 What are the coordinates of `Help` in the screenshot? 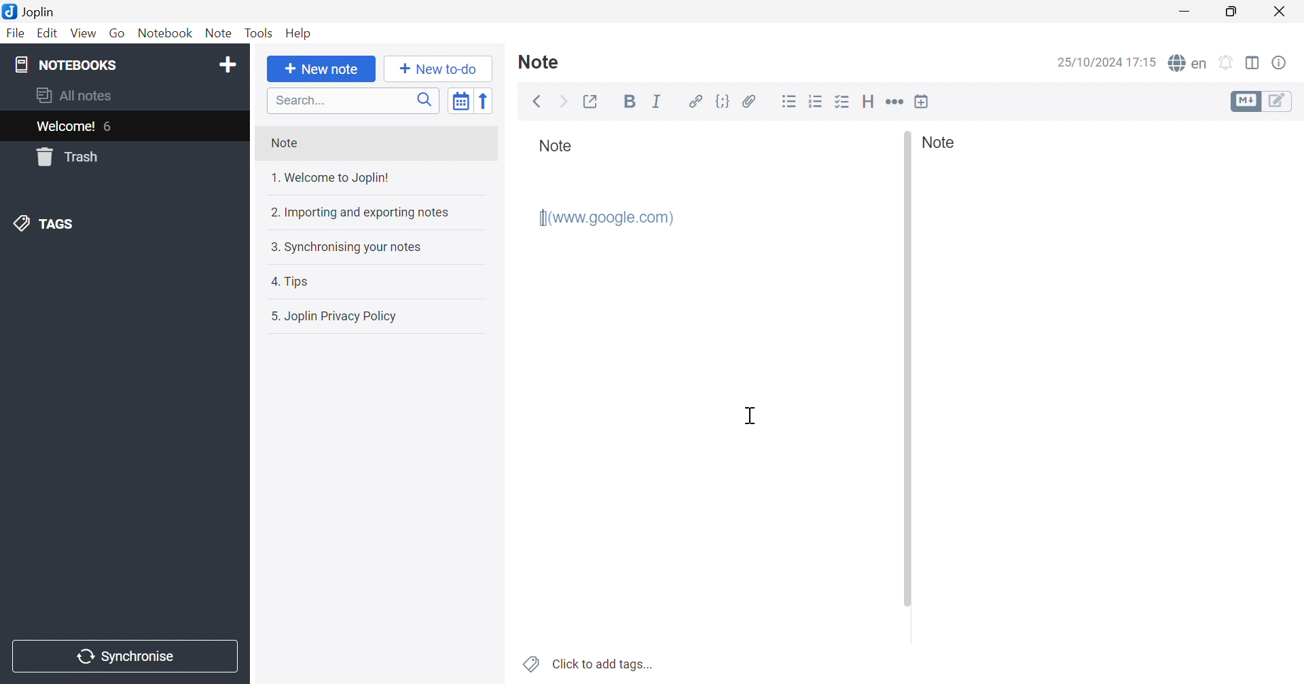 It's located at (297, 35).